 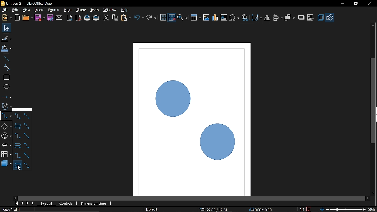 I want to click on CUt , so click(x=106, y=18).